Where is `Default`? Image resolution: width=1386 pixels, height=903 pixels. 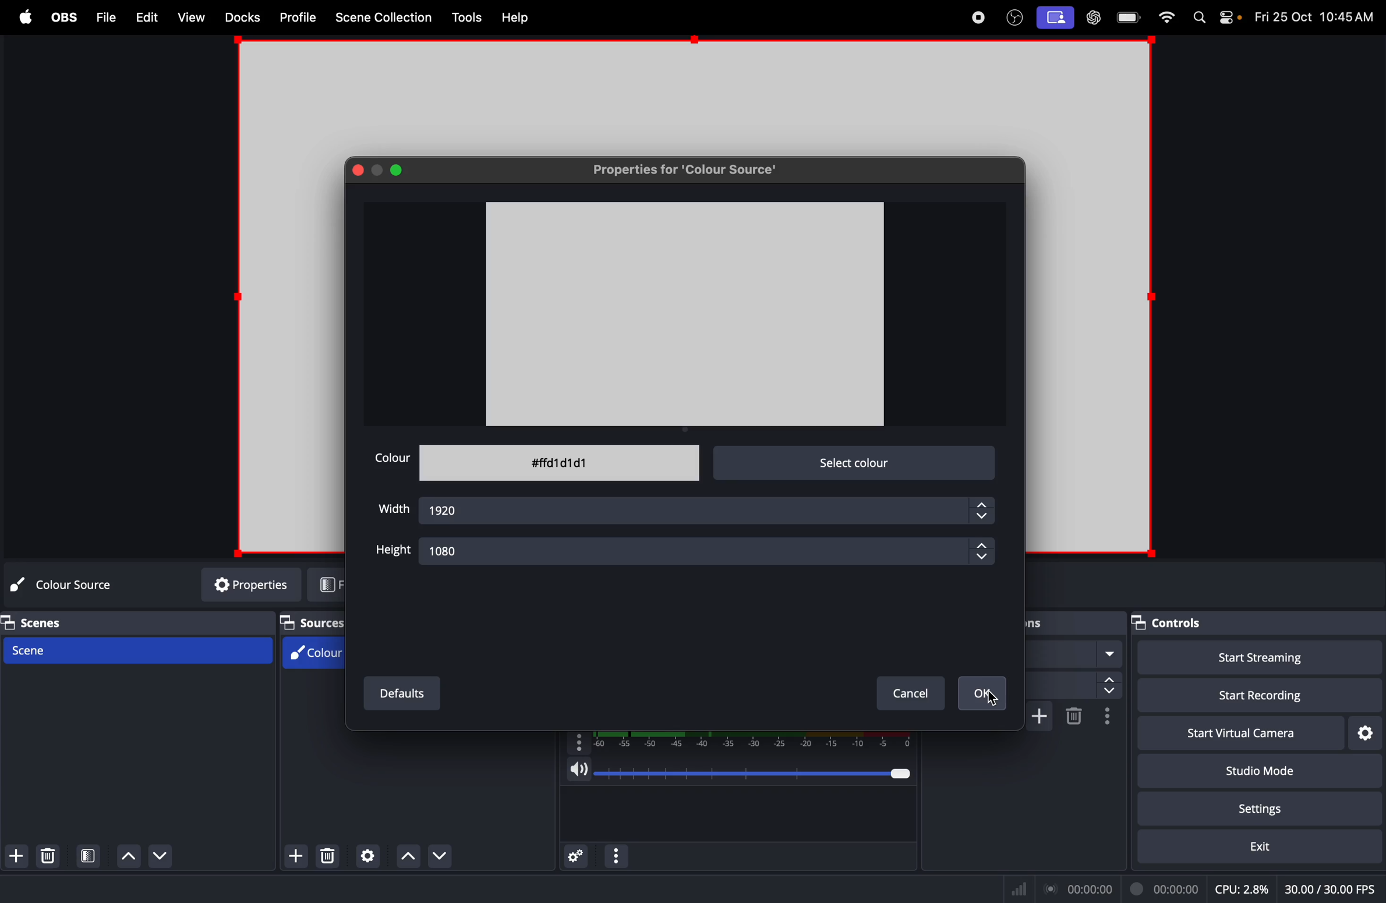 Default is located at coordinates (405, 695).